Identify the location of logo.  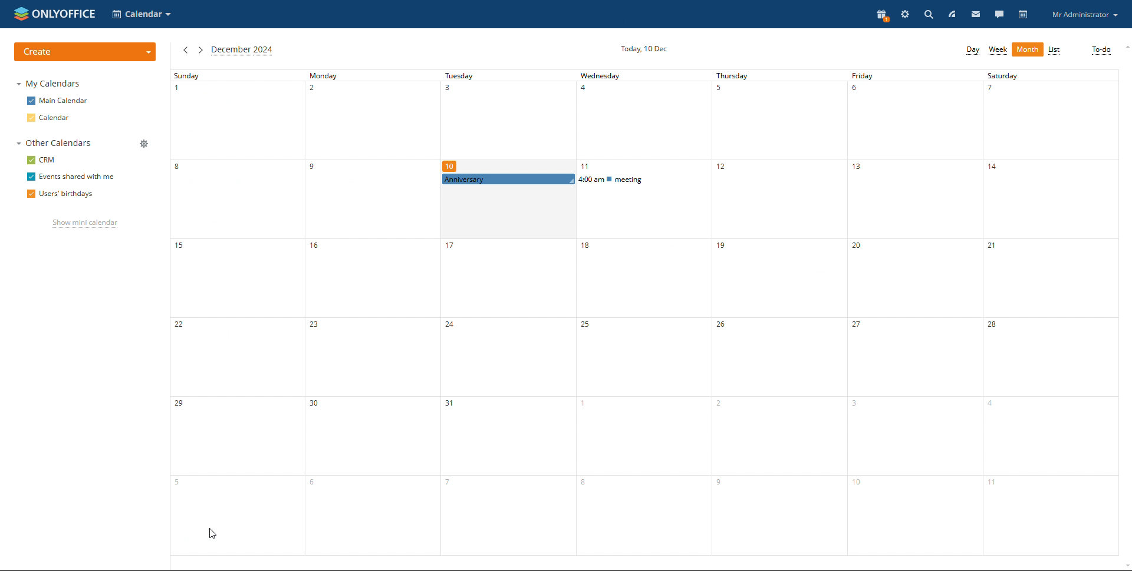
(55, 13).